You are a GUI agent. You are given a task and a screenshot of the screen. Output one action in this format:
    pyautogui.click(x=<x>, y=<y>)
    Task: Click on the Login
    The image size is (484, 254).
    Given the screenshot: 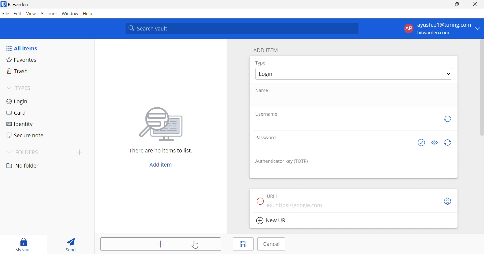 What is the action you would take?
    pyautogui.click(x=267, y=74)
    